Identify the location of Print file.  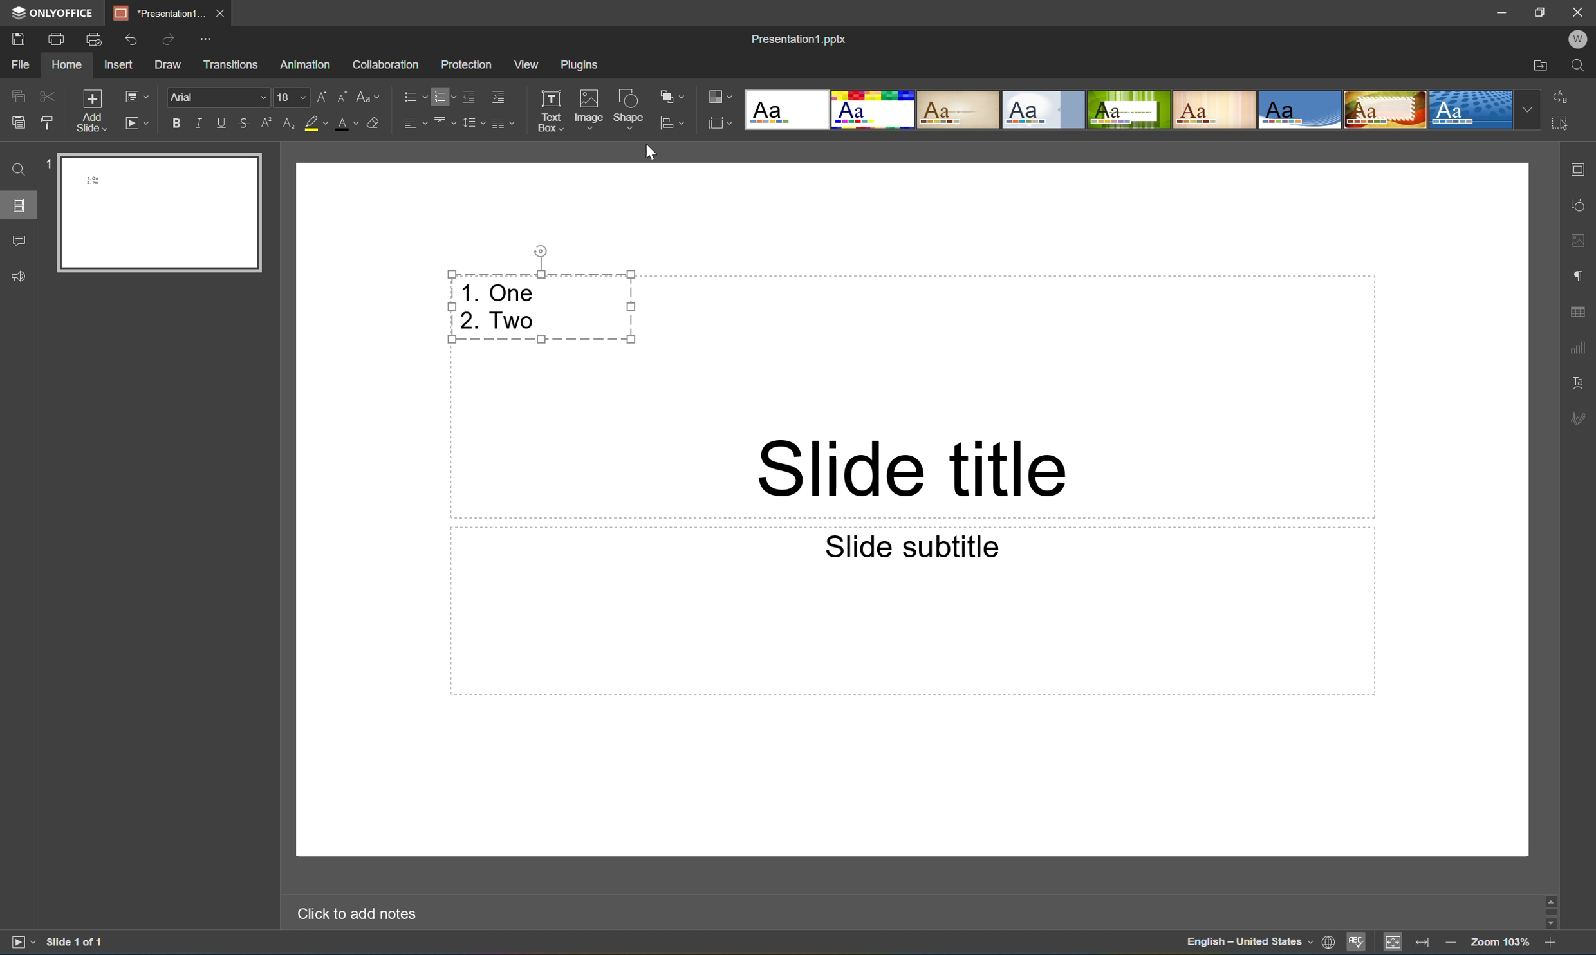
(58, 41).